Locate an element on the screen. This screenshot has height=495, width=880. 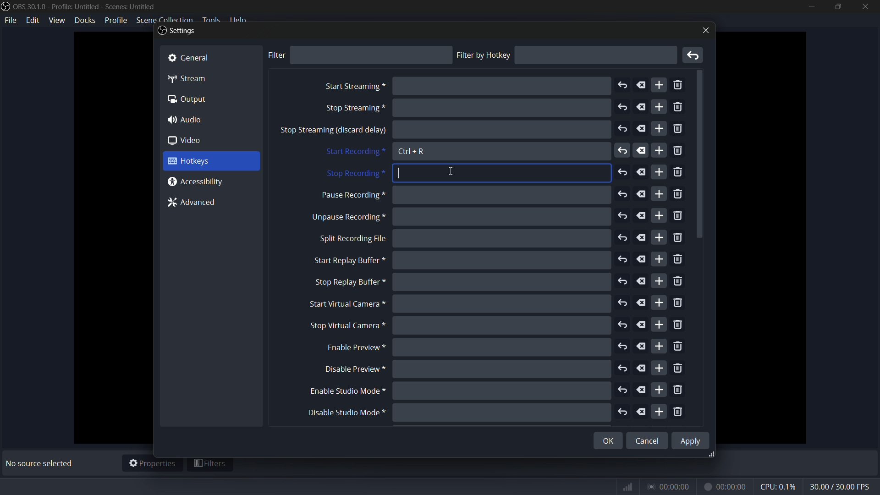
delete is located at coordinates (642, 238).